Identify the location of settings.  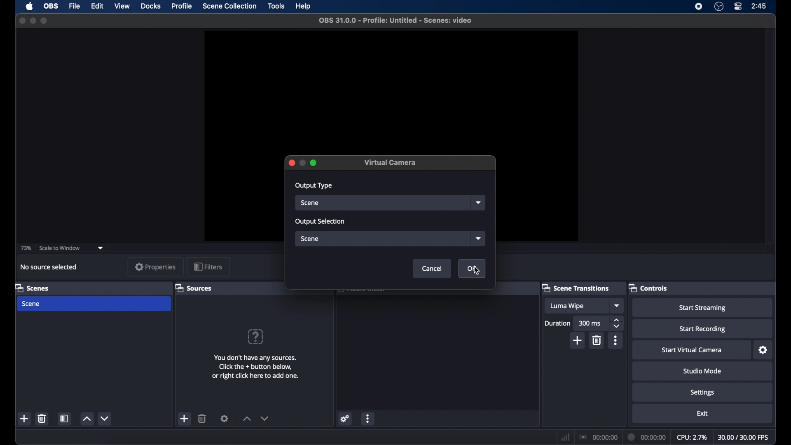
(762, 350).